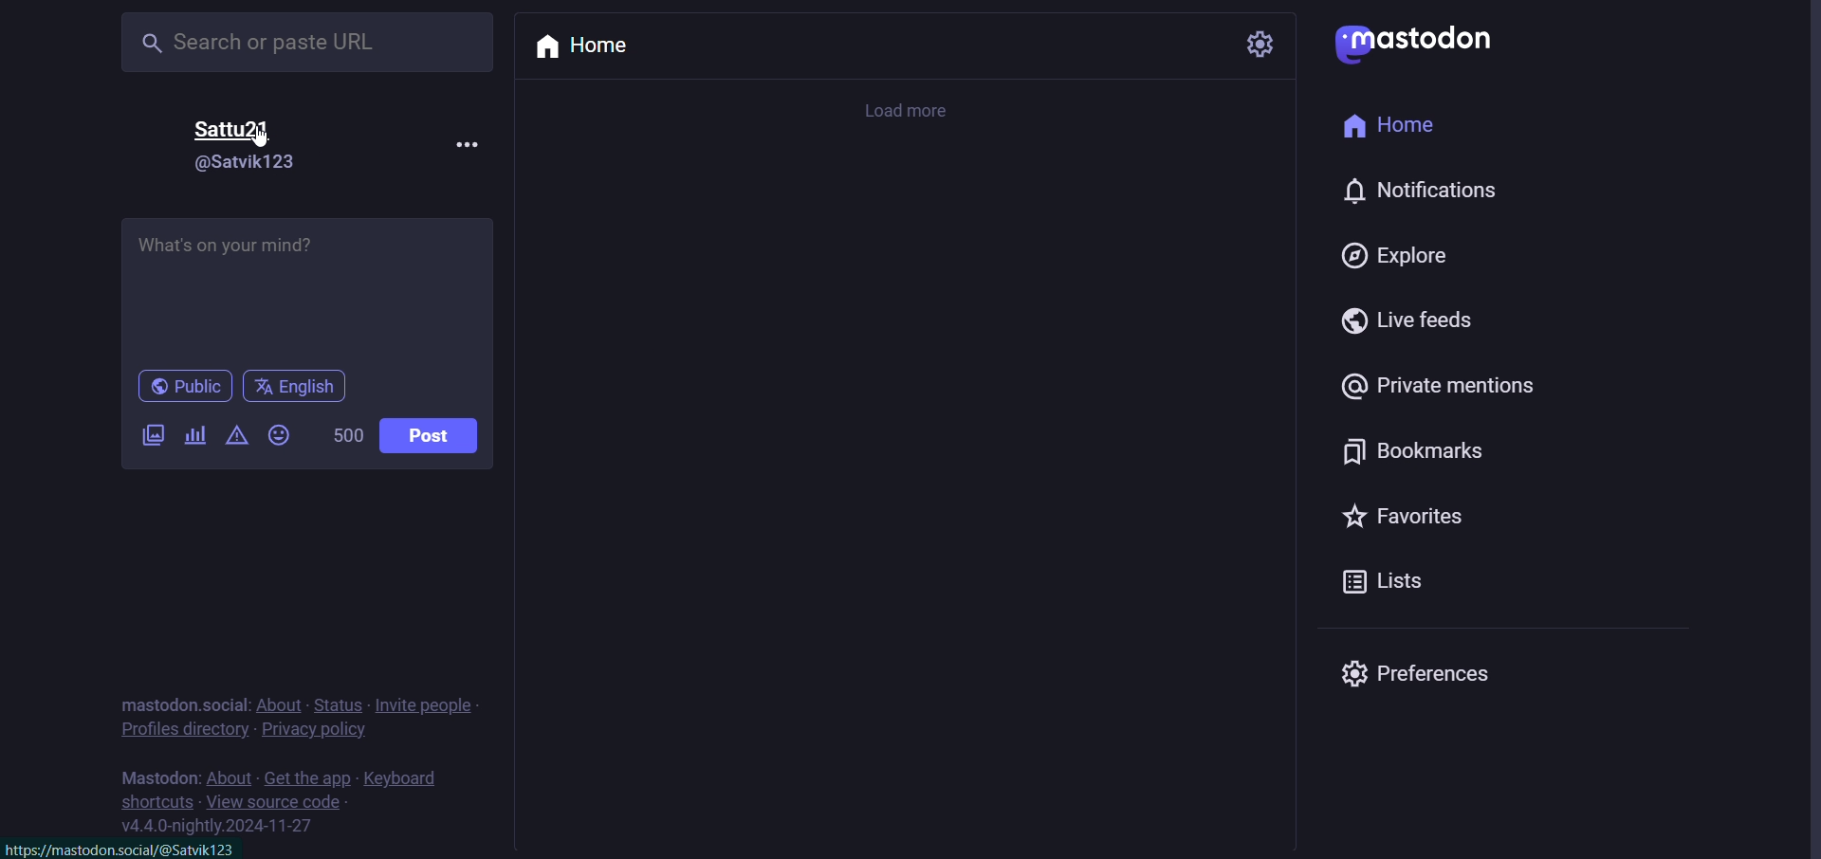 Image resolution: width=1821 pixels, height=859 pixels. I want to click on setting, so click(1260, 44).